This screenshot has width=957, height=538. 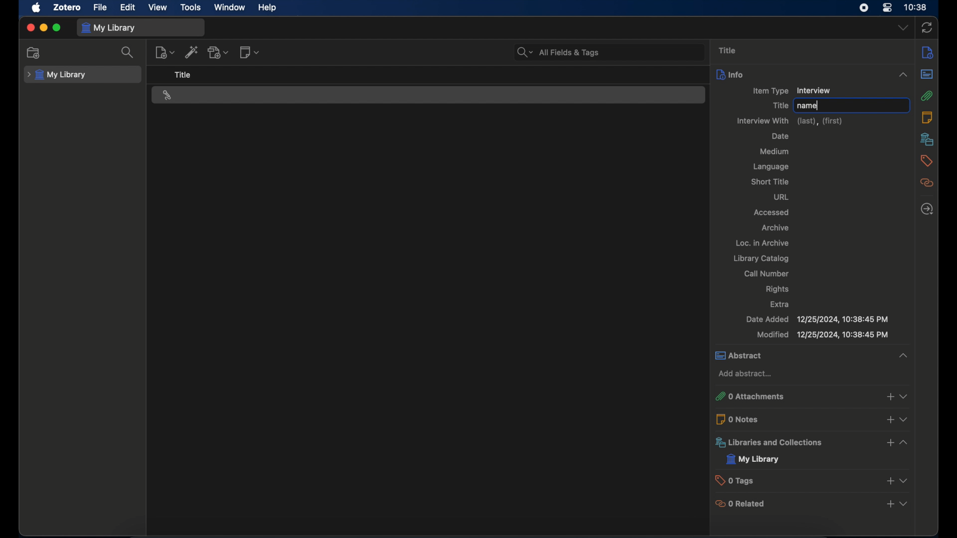 What do you see at coordinates (789, 121) in the screenshot?
I see `interview with` at bounding box center [789, 121].